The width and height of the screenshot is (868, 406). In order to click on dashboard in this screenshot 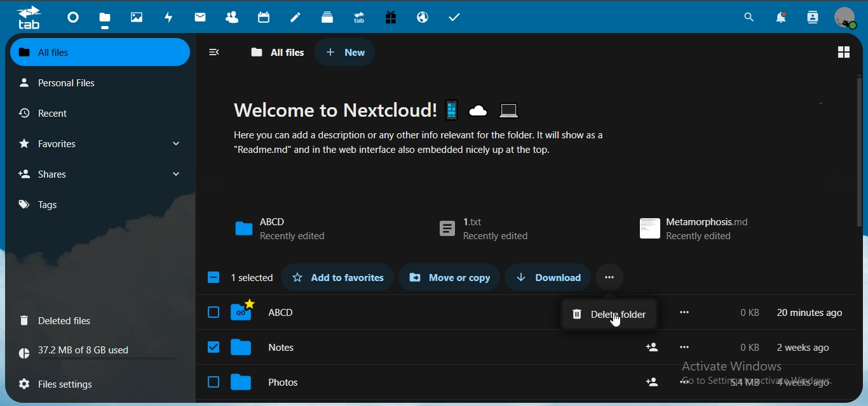, I will do `click(75, 17)`.